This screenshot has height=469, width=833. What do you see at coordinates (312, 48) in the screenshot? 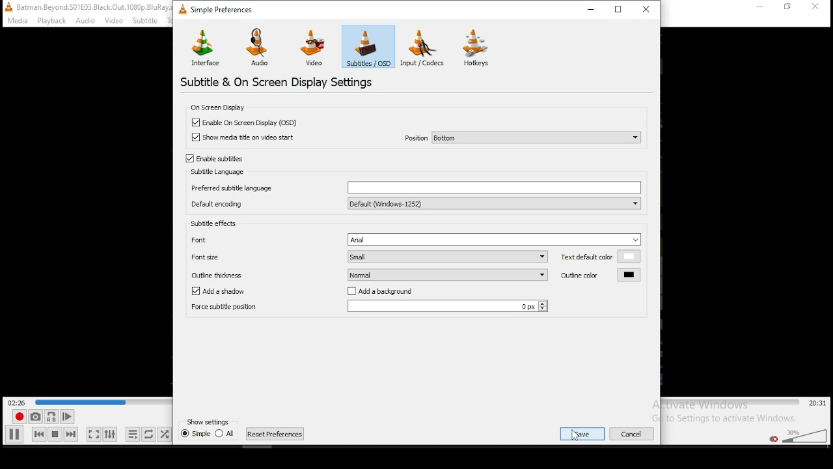
I see `video` at bounding box center [312, 48].